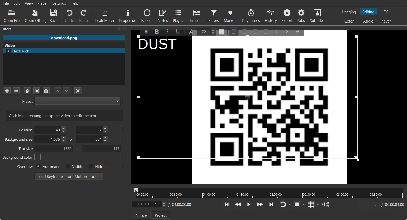 The height and width of the screenshot is (220, 407). Describe the element at coordinates (6, 3) in the screenshot. I see `File` at that location.